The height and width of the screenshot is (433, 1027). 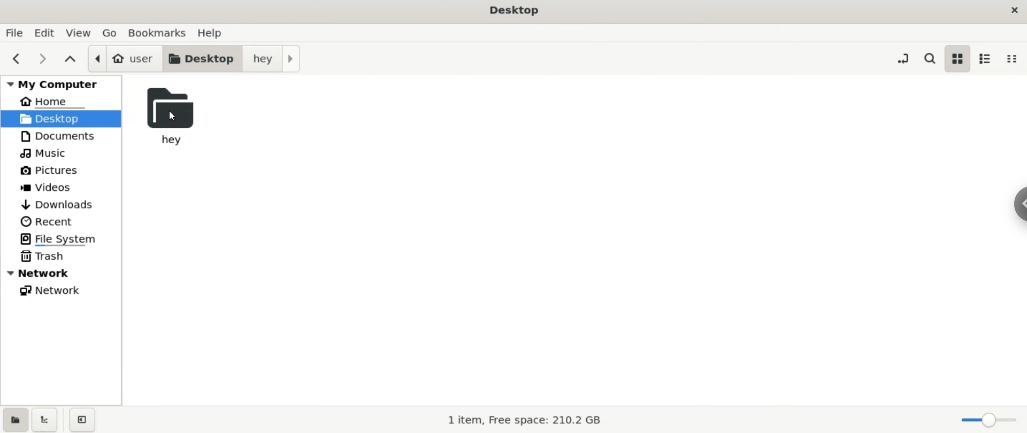 I want to click on close, so click(x=1011, y=9).